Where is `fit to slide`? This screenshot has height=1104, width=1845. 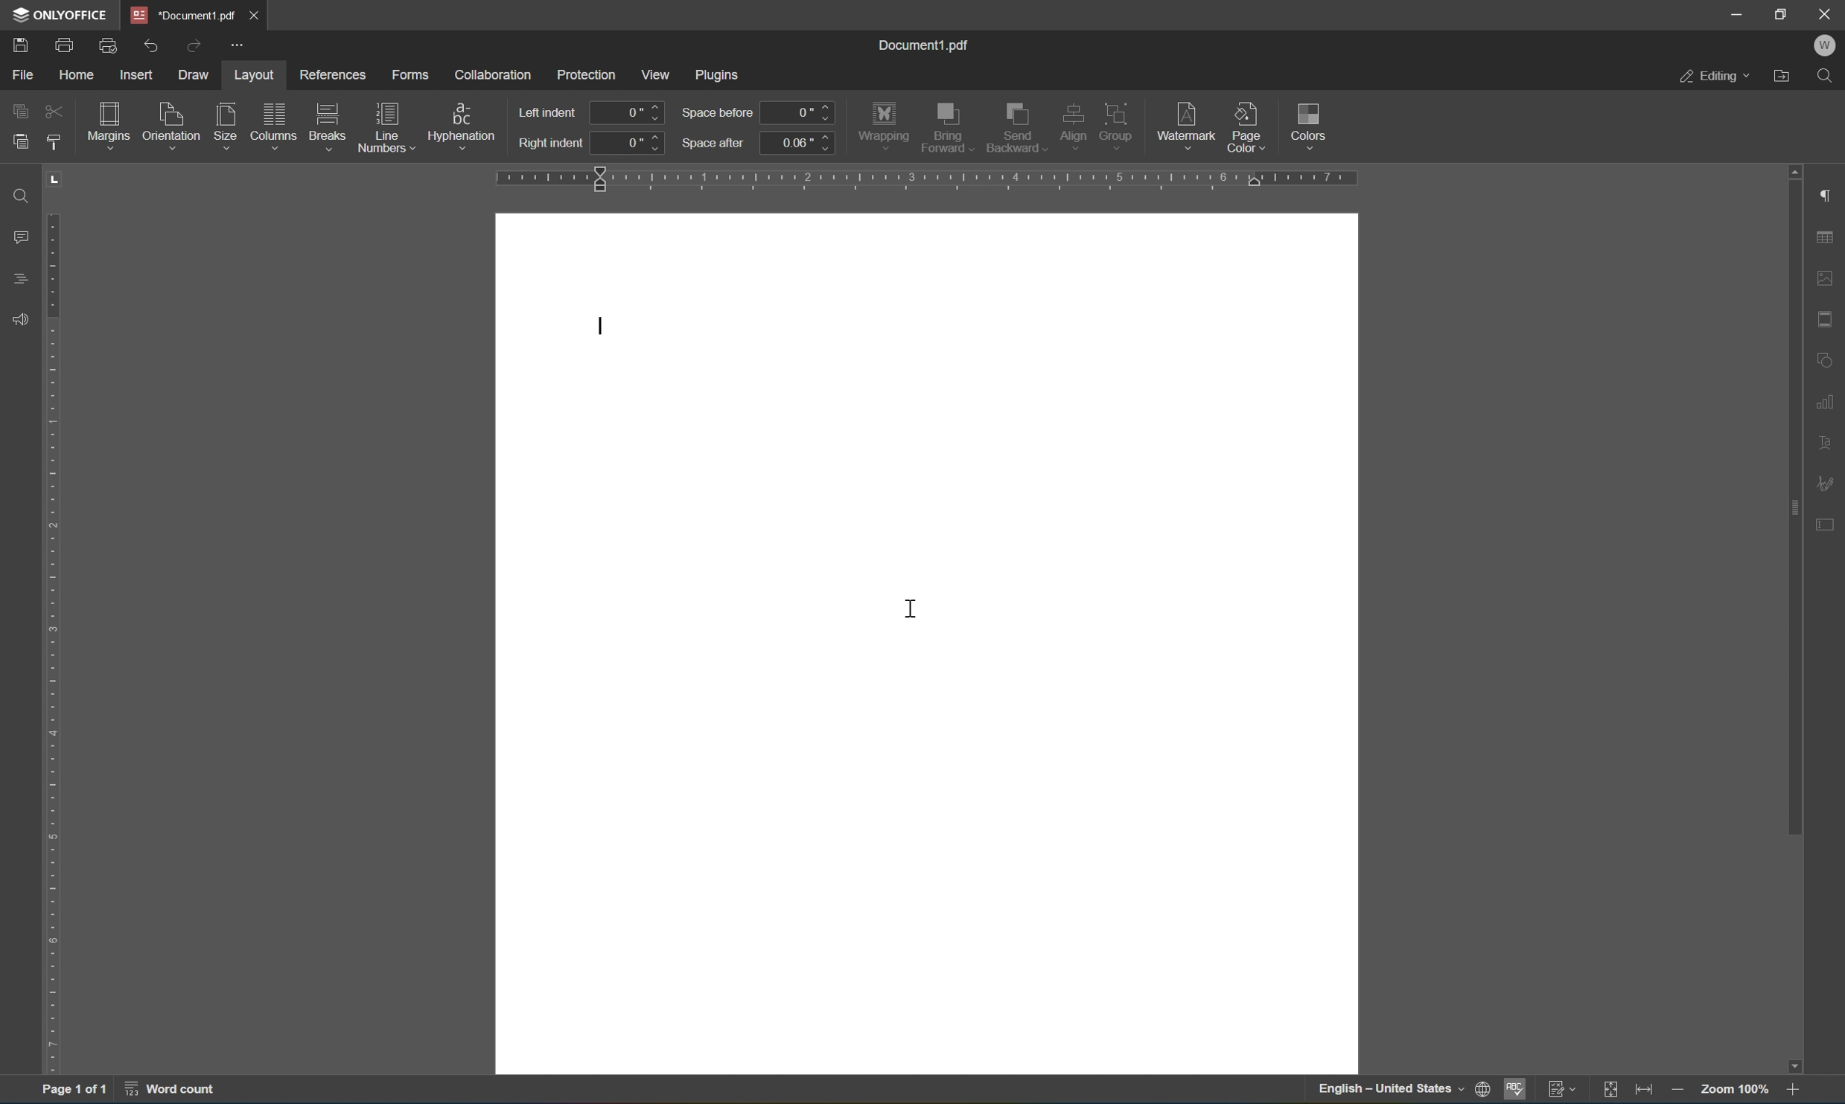
fit to slide is located at coordinates (1616, 1089).